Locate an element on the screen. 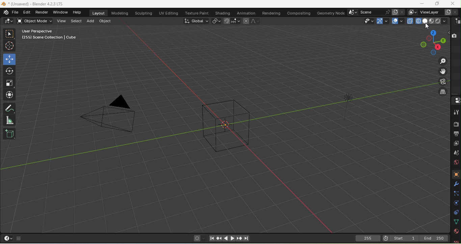  View is located at coordinates (61, 21).